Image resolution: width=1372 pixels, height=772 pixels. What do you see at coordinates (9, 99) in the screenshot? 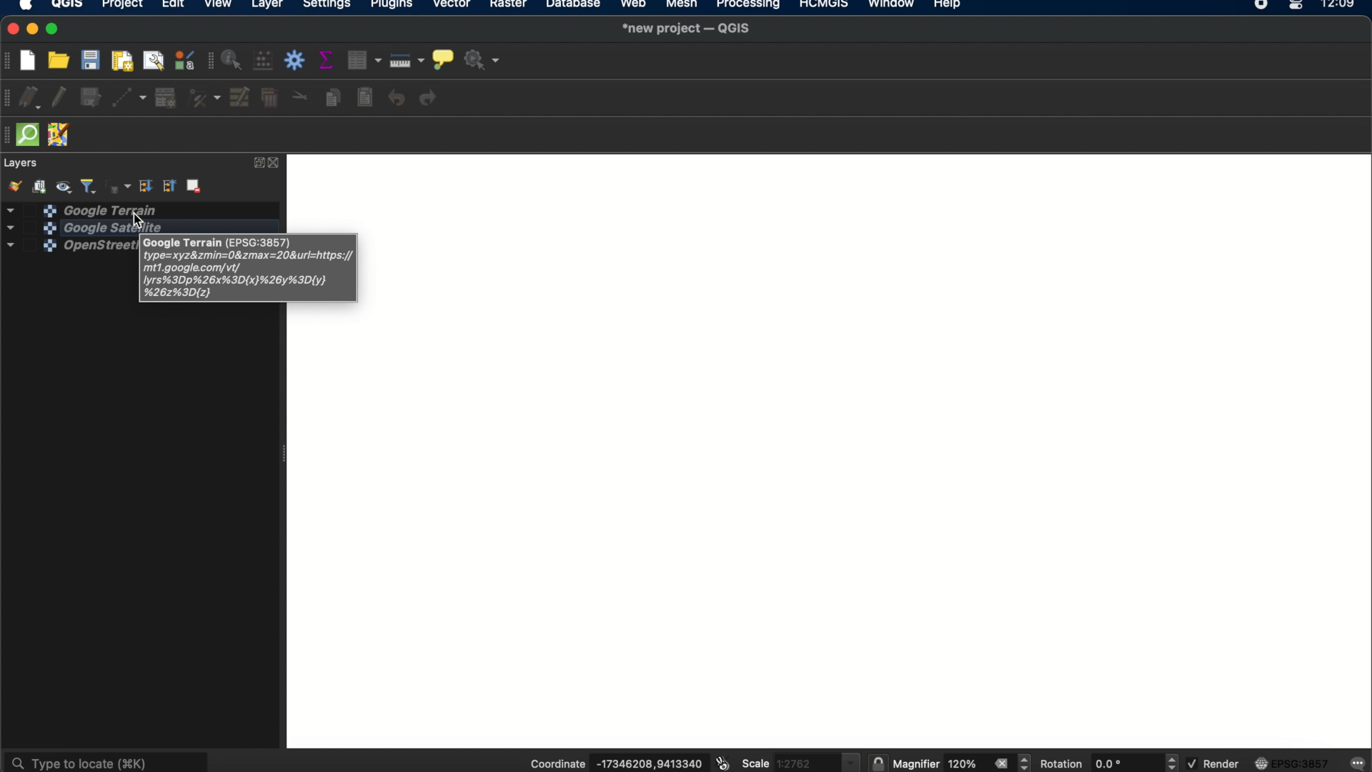
I see `digitizing toolbar` at bounding box center [9, 99].